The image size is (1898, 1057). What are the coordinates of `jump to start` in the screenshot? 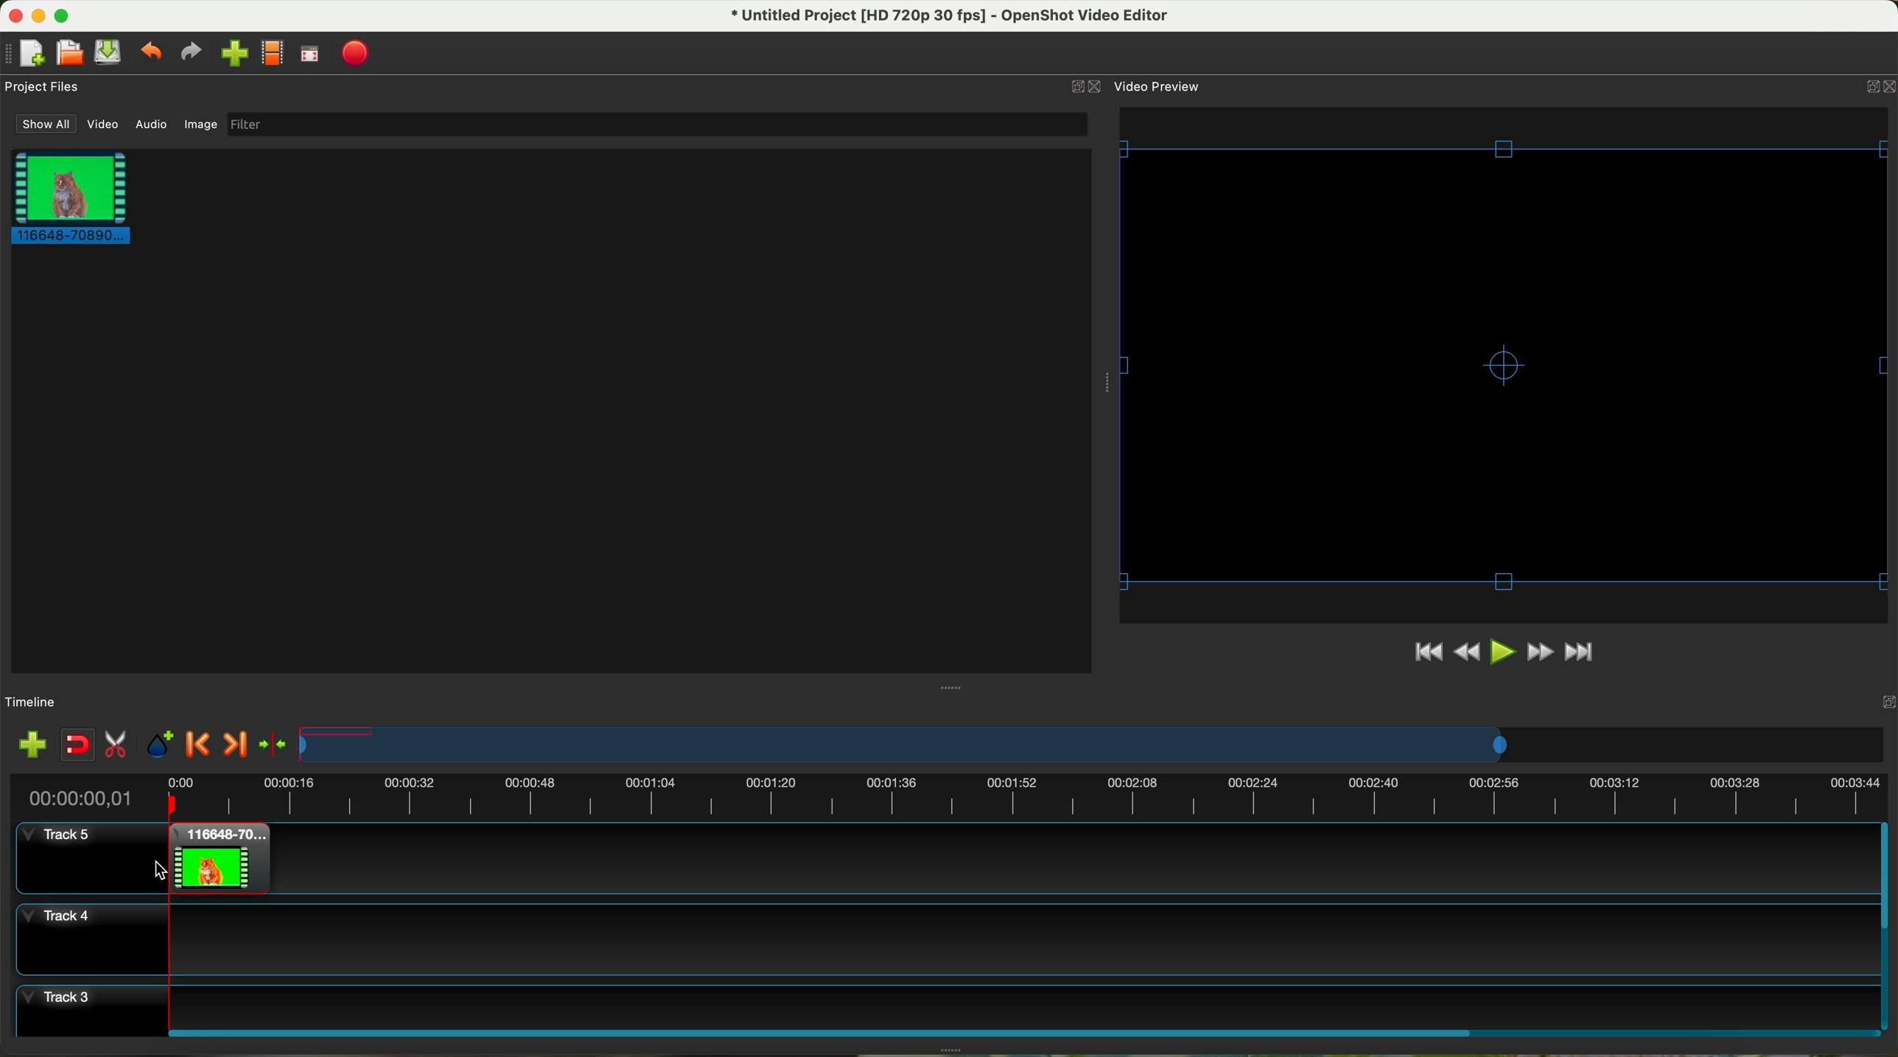 It's located at (1426, 650).